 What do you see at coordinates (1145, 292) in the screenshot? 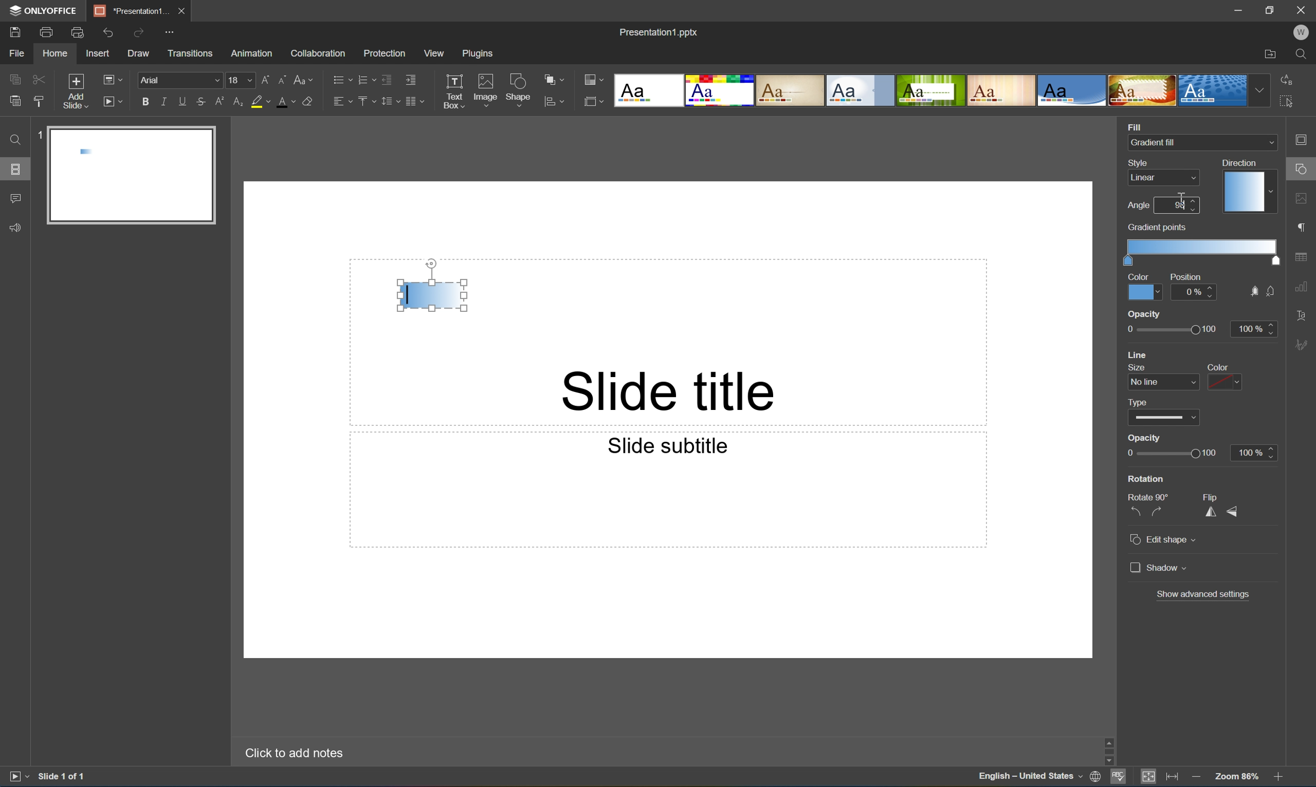
I see `Color` at bounding box center [1145, 292].